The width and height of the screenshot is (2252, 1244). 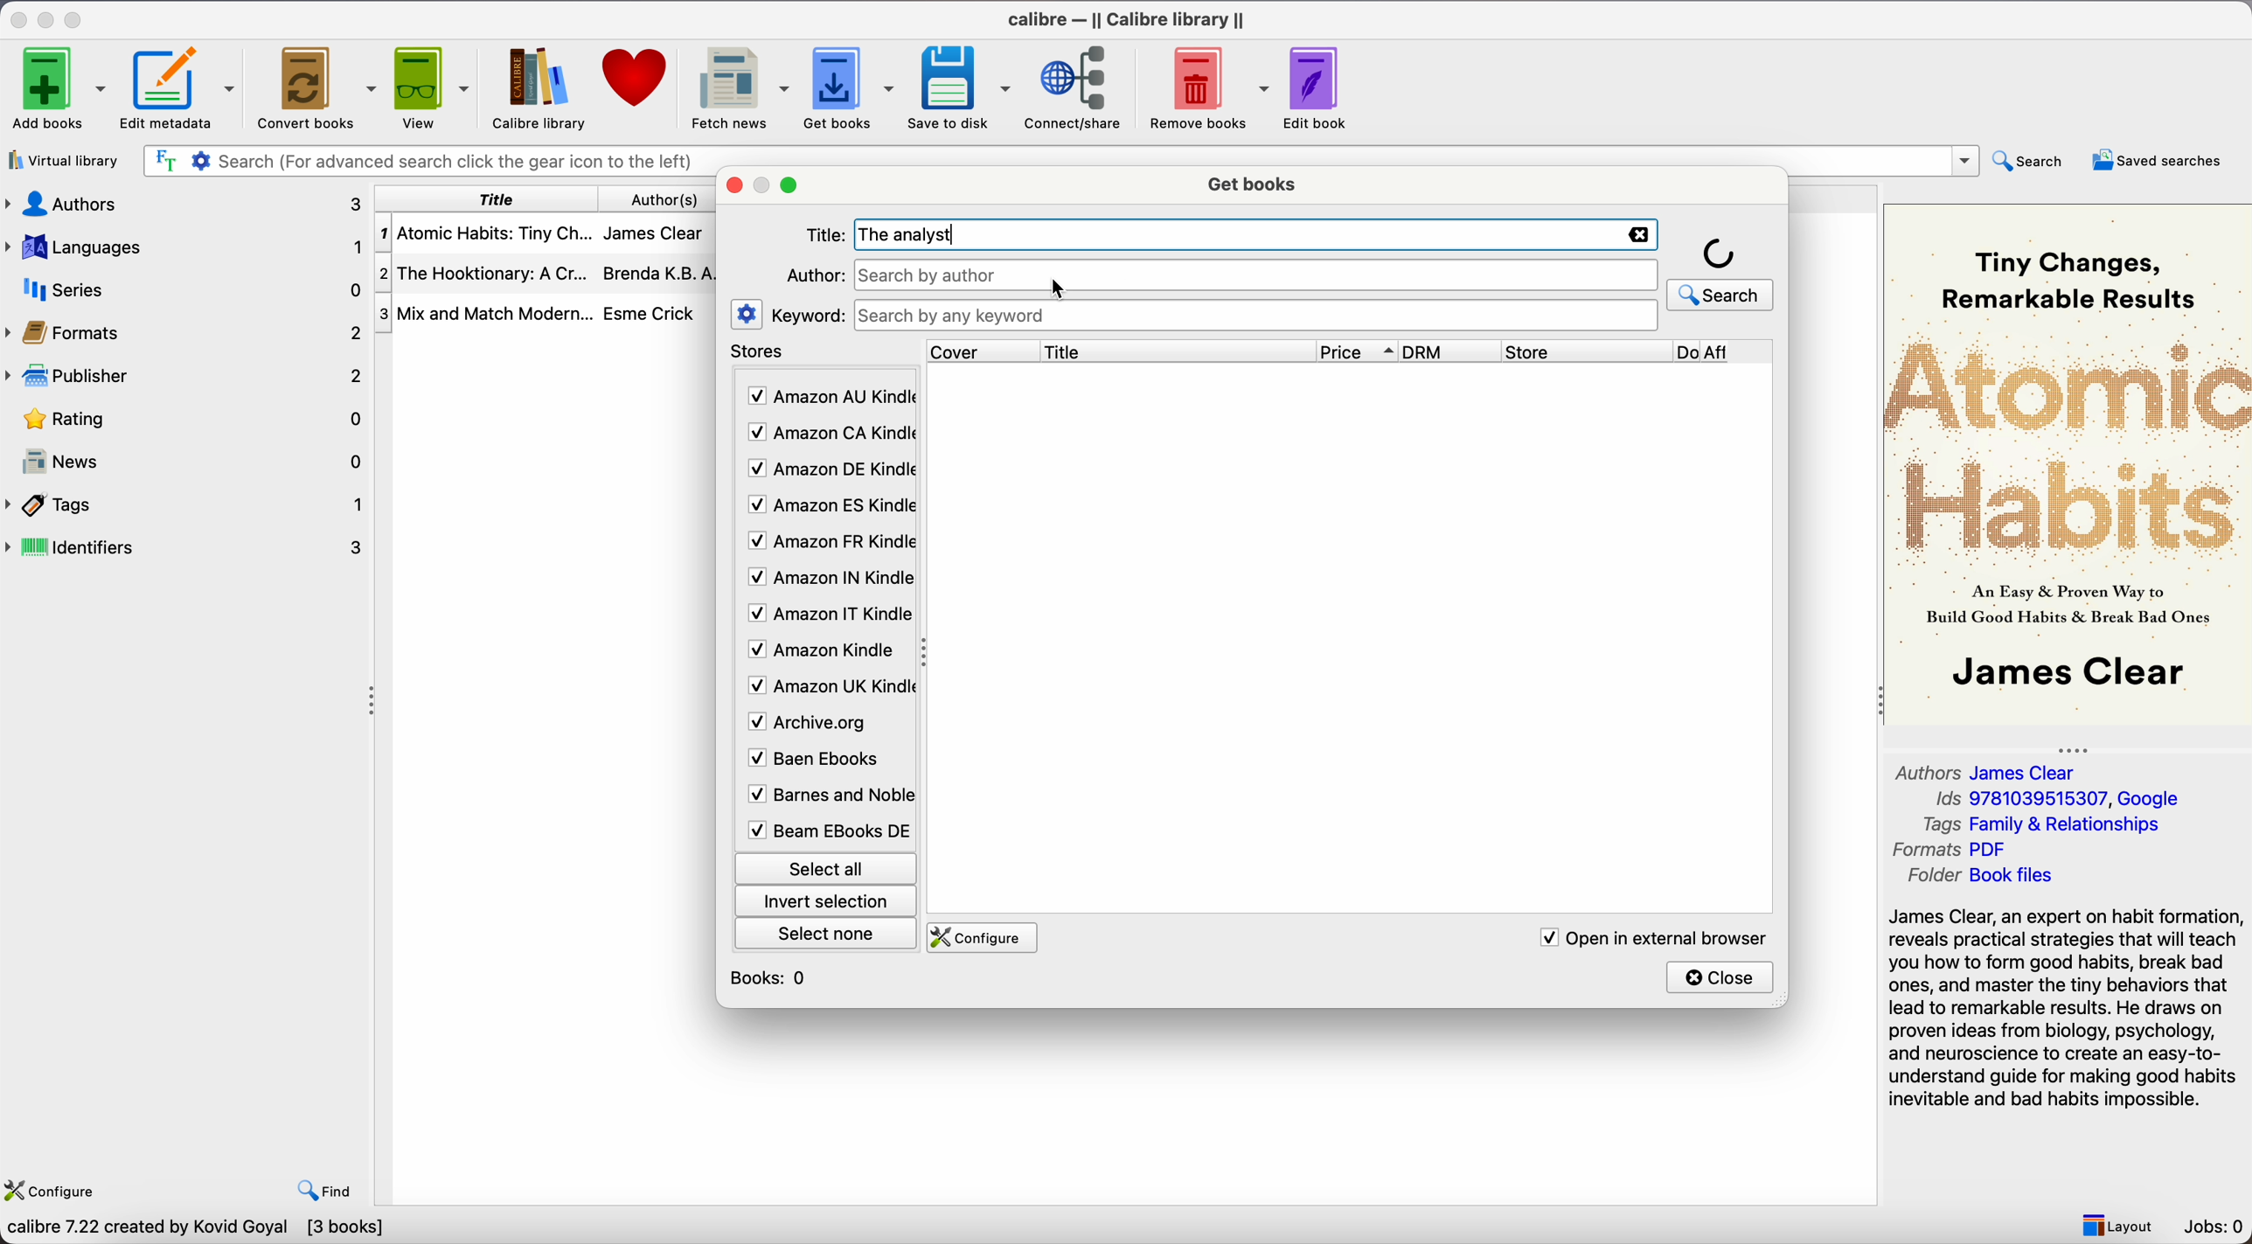 I want to click on stores, so click(x=761, y=354).